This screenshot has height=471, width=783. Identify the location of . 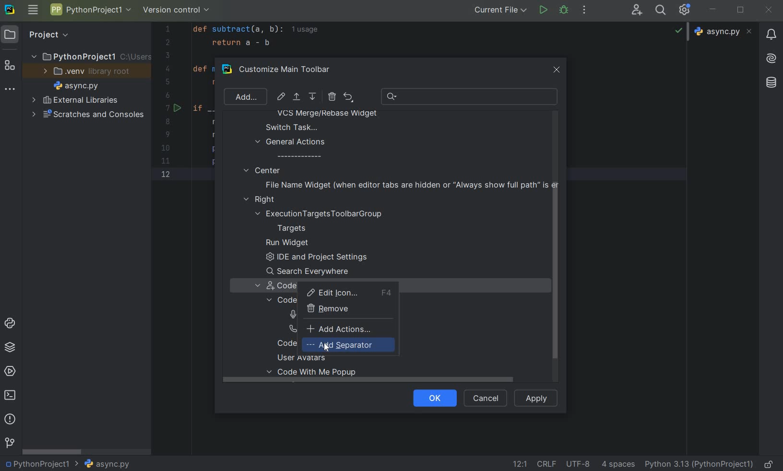
(770, 83).